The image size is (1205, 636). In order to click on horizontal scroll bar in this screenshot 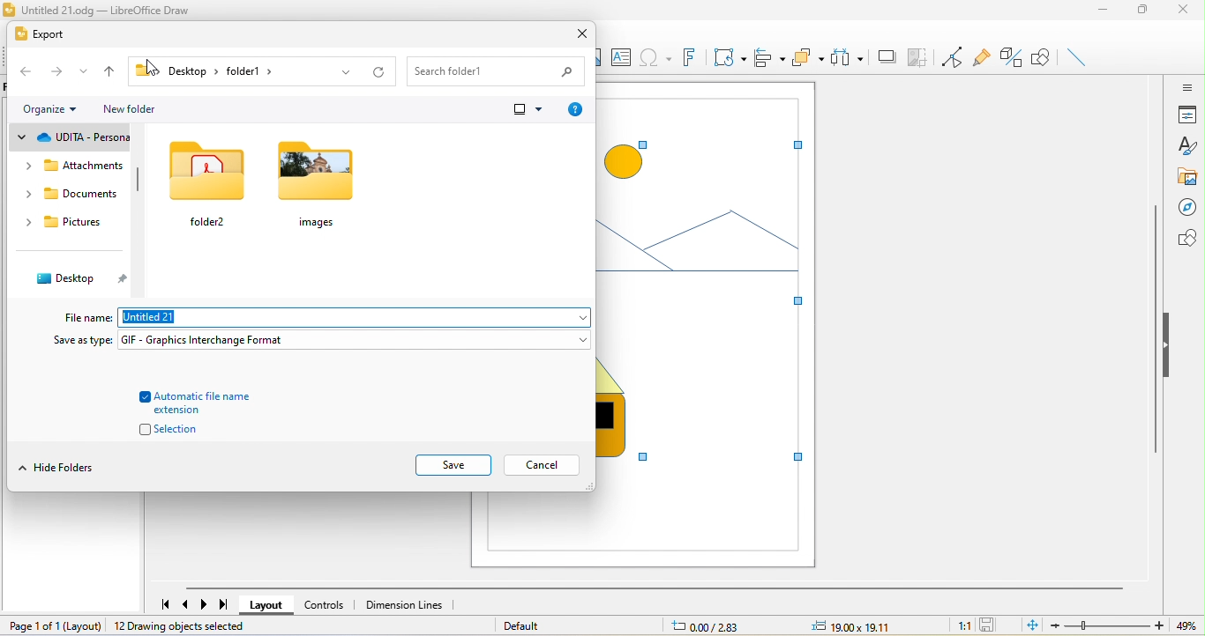, I will do `click(653, 588)`.